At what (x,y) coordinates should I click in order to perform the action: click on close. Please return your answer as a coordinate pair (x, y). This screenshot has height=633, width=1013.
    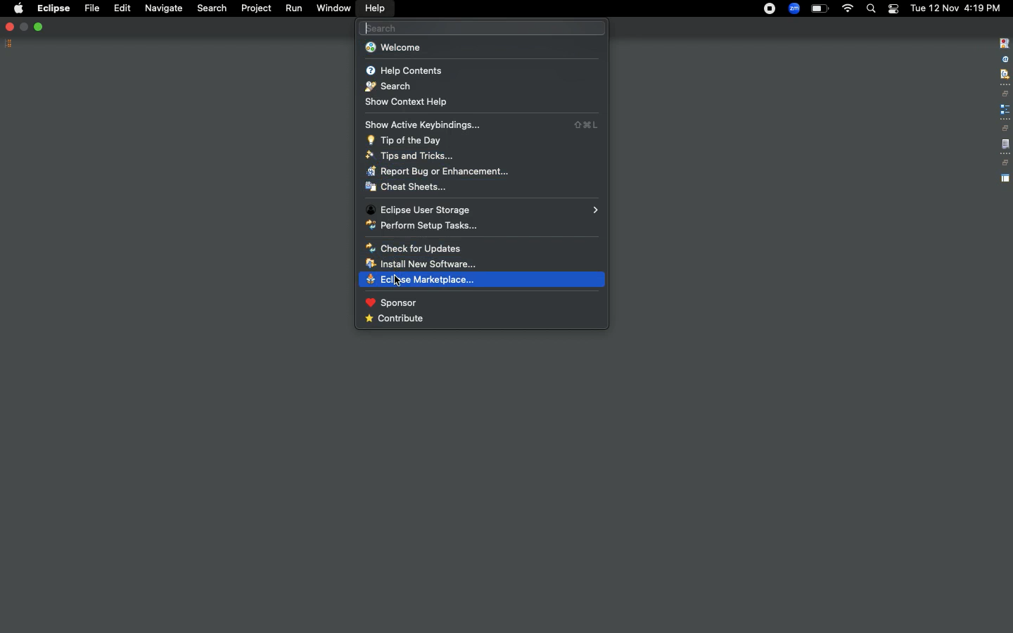
    Looking at the image, I should click on (9, 26).